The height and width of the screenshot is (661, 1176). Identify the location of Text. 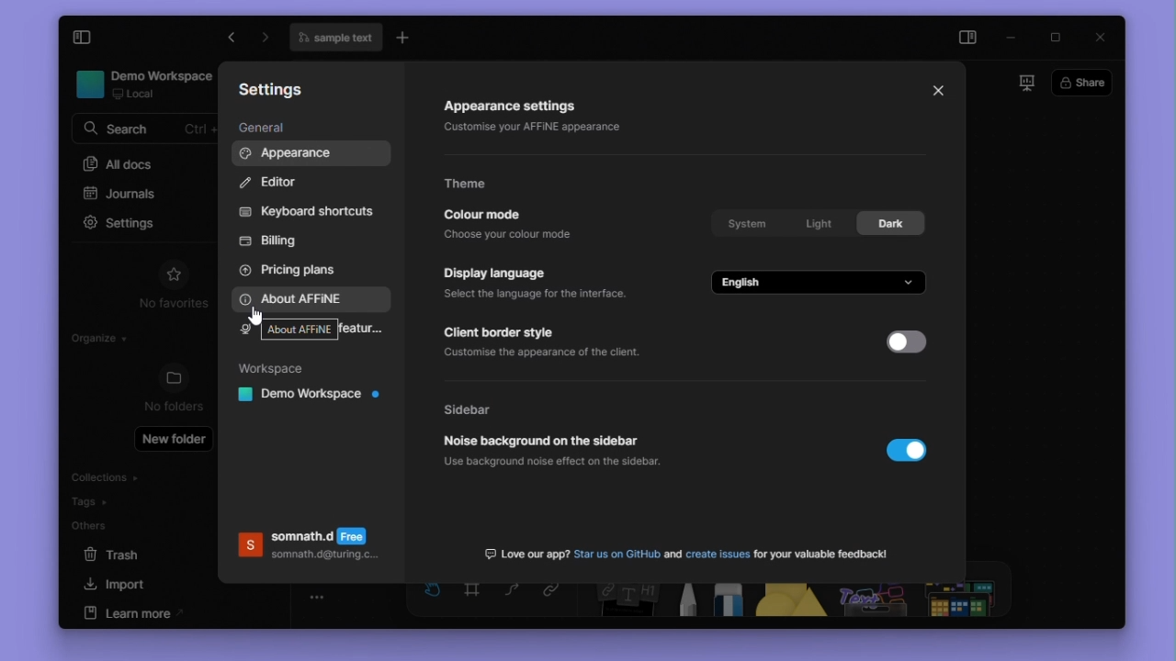
(686, 551).